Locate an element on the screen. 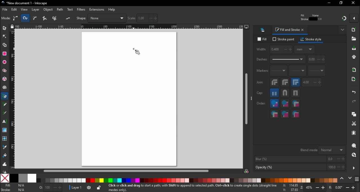 The height and width of the screenshot is (192, 360). color palette is located at coordinates (187, 180).